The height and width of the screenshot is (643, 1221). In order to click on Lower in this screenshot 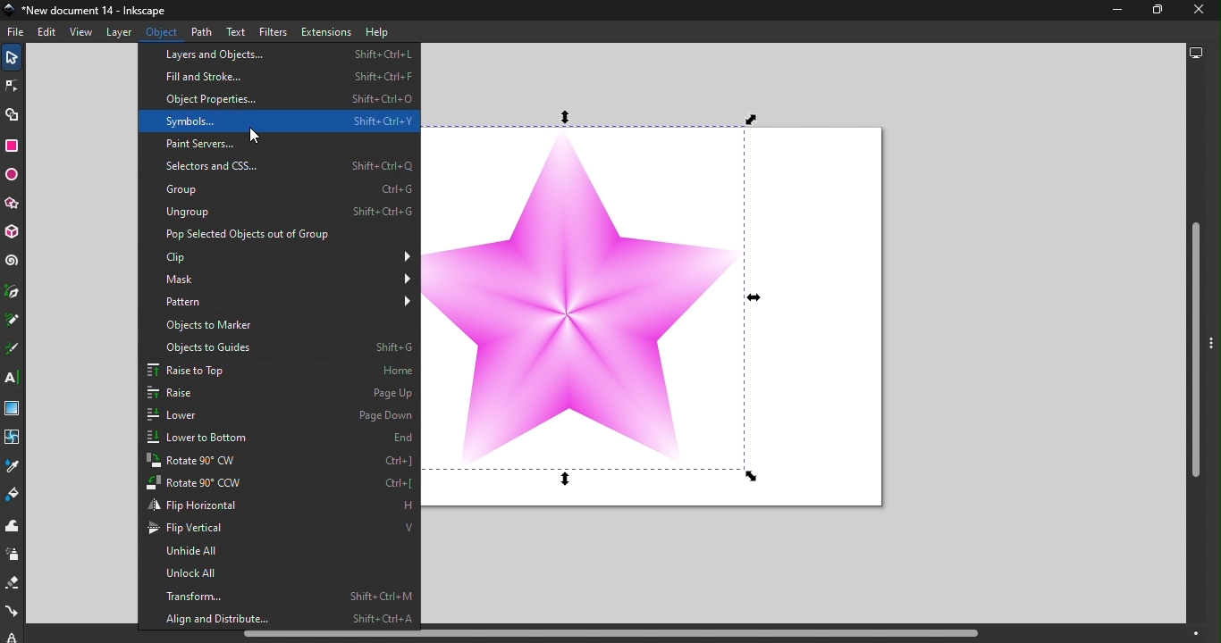, I will do `click(279, 414)`.